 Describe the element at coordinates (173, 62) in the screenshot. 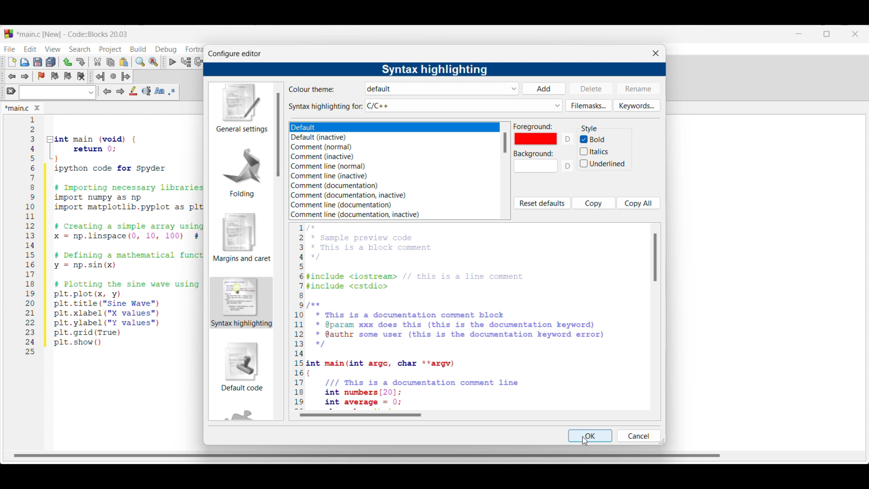

I see `Debug/Continue` at that location.